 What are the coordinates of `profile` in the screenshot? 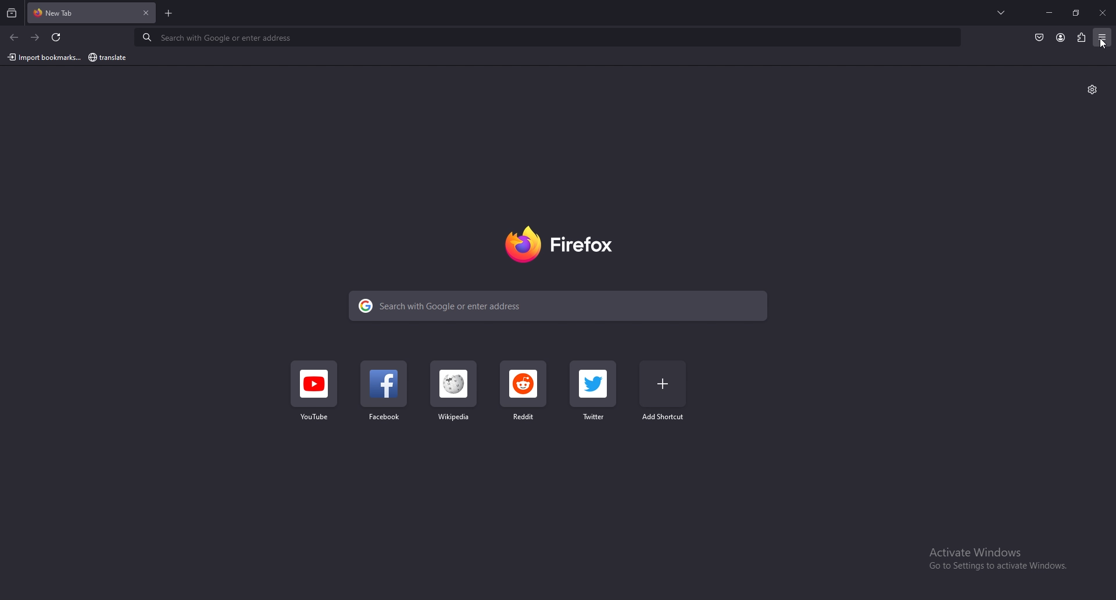 It's located at (1061, 38).